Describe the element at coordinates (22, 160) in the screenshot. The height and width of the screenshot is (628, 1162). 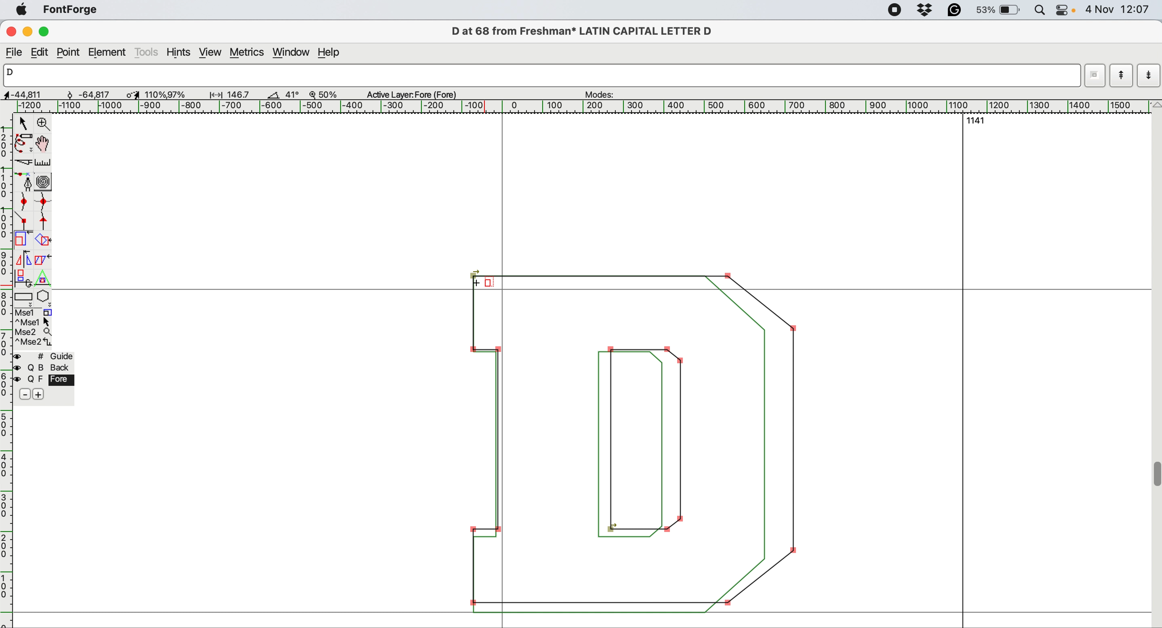
I see `cut splines in two` at that location.